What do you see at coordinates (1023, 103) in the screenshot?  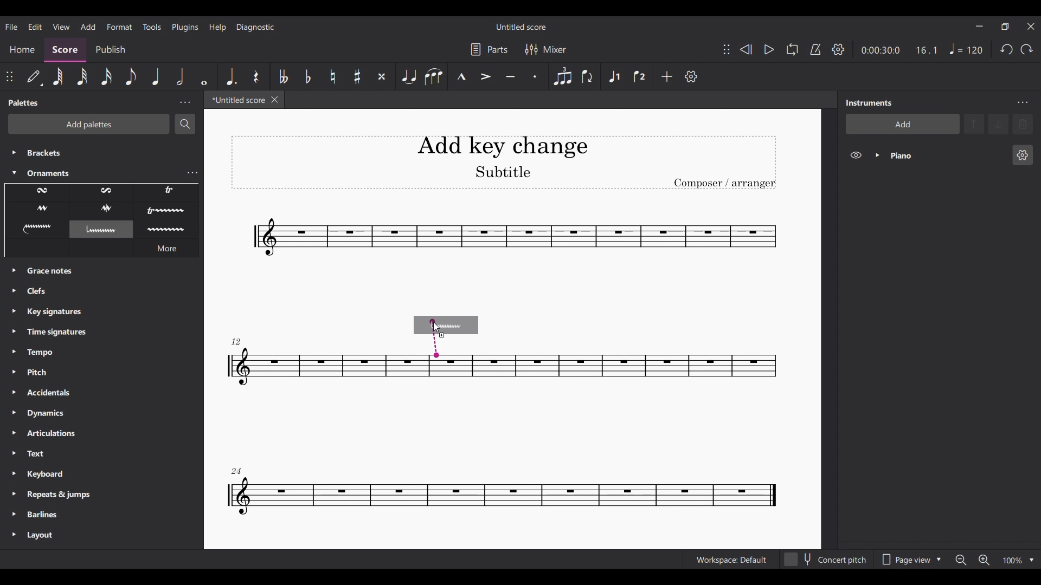 I see `Instruments settings` at bounding box center [1023, 103].